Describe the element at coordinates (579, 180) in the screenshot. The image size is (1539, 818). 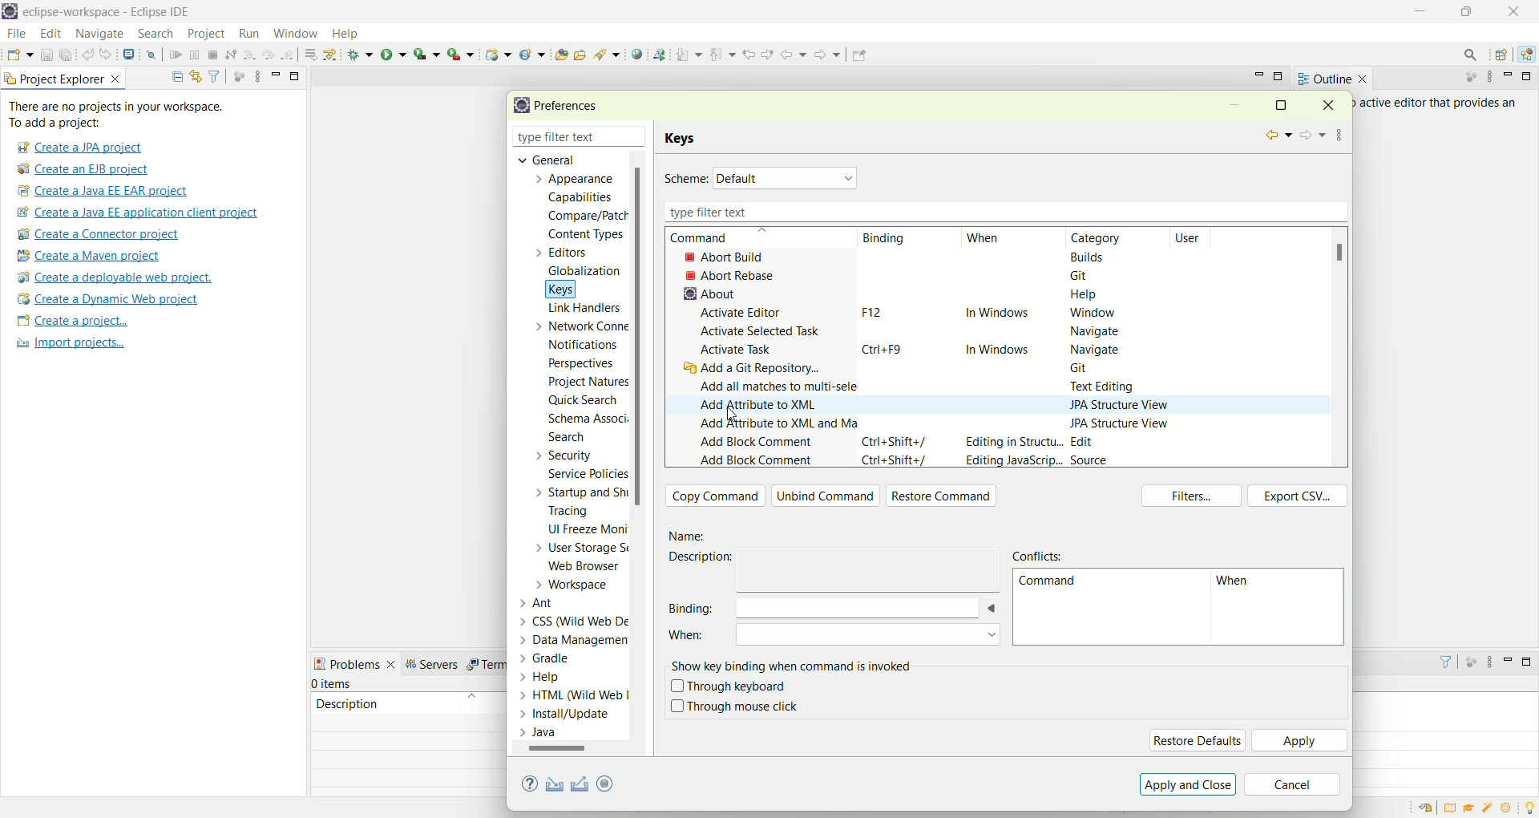
I see `appearance` at that location.